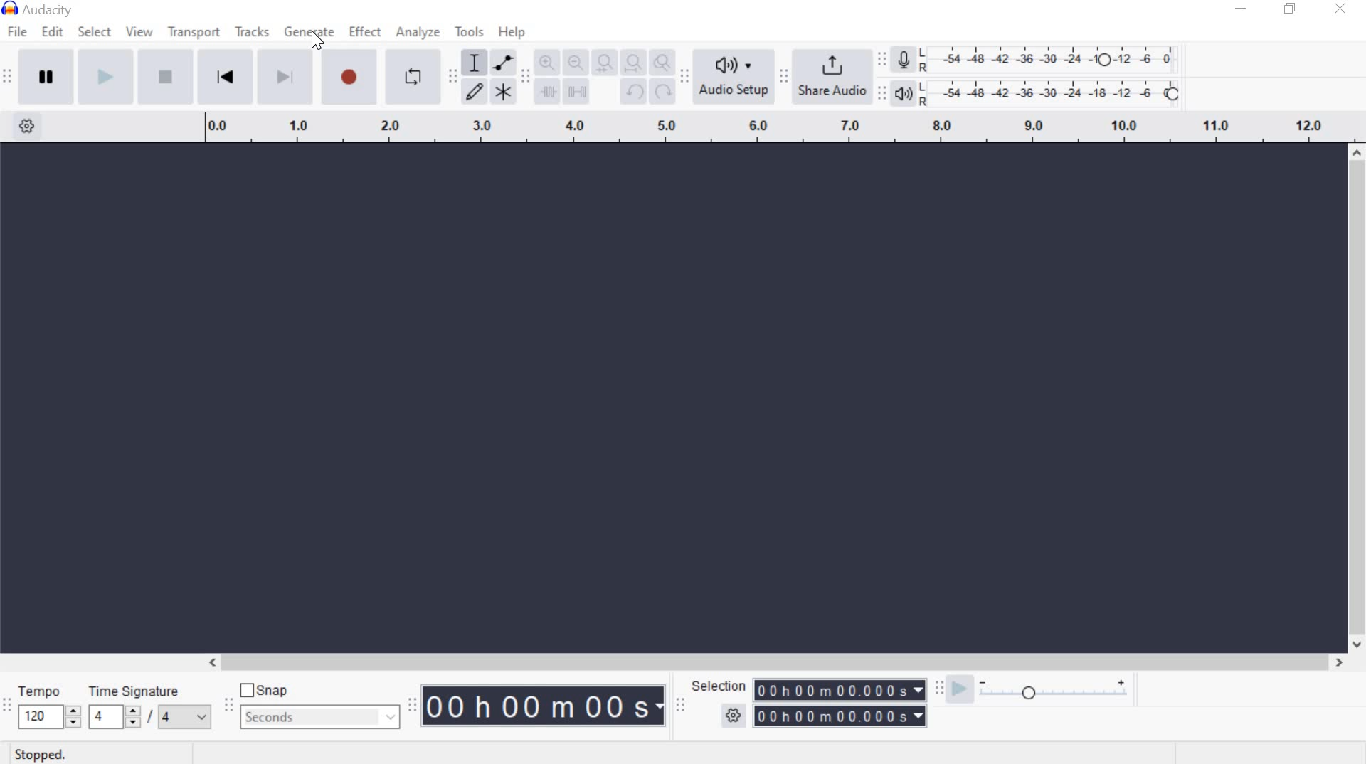 The width and height of the screenshot is (1366, 764). What do you see at coordinates (192, 35) in the screenshot?
I see `transport` at bounding box center [192, 35].